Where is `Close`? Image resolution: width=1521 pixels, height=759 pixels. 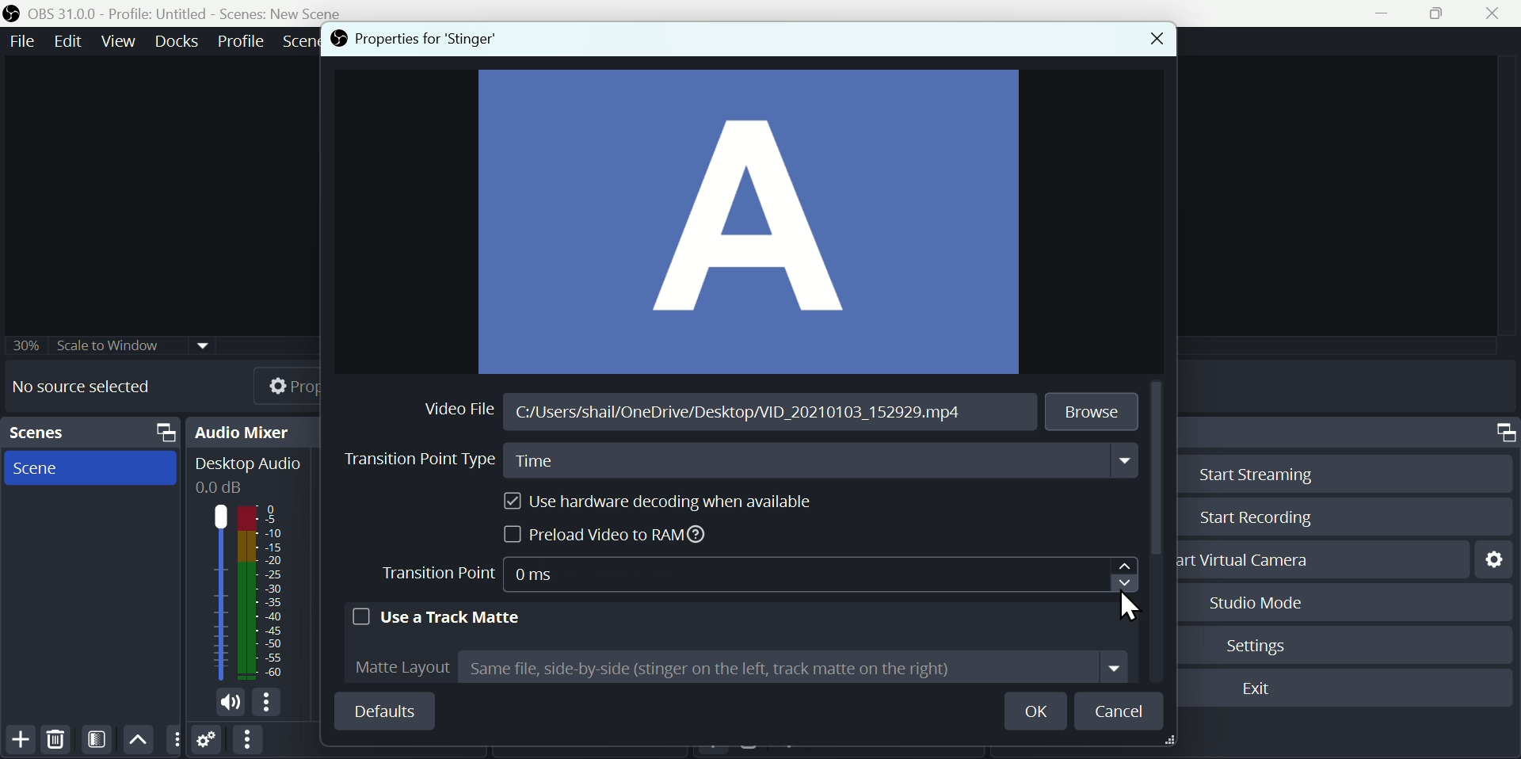 Close is located at coordinates (1149, 40).